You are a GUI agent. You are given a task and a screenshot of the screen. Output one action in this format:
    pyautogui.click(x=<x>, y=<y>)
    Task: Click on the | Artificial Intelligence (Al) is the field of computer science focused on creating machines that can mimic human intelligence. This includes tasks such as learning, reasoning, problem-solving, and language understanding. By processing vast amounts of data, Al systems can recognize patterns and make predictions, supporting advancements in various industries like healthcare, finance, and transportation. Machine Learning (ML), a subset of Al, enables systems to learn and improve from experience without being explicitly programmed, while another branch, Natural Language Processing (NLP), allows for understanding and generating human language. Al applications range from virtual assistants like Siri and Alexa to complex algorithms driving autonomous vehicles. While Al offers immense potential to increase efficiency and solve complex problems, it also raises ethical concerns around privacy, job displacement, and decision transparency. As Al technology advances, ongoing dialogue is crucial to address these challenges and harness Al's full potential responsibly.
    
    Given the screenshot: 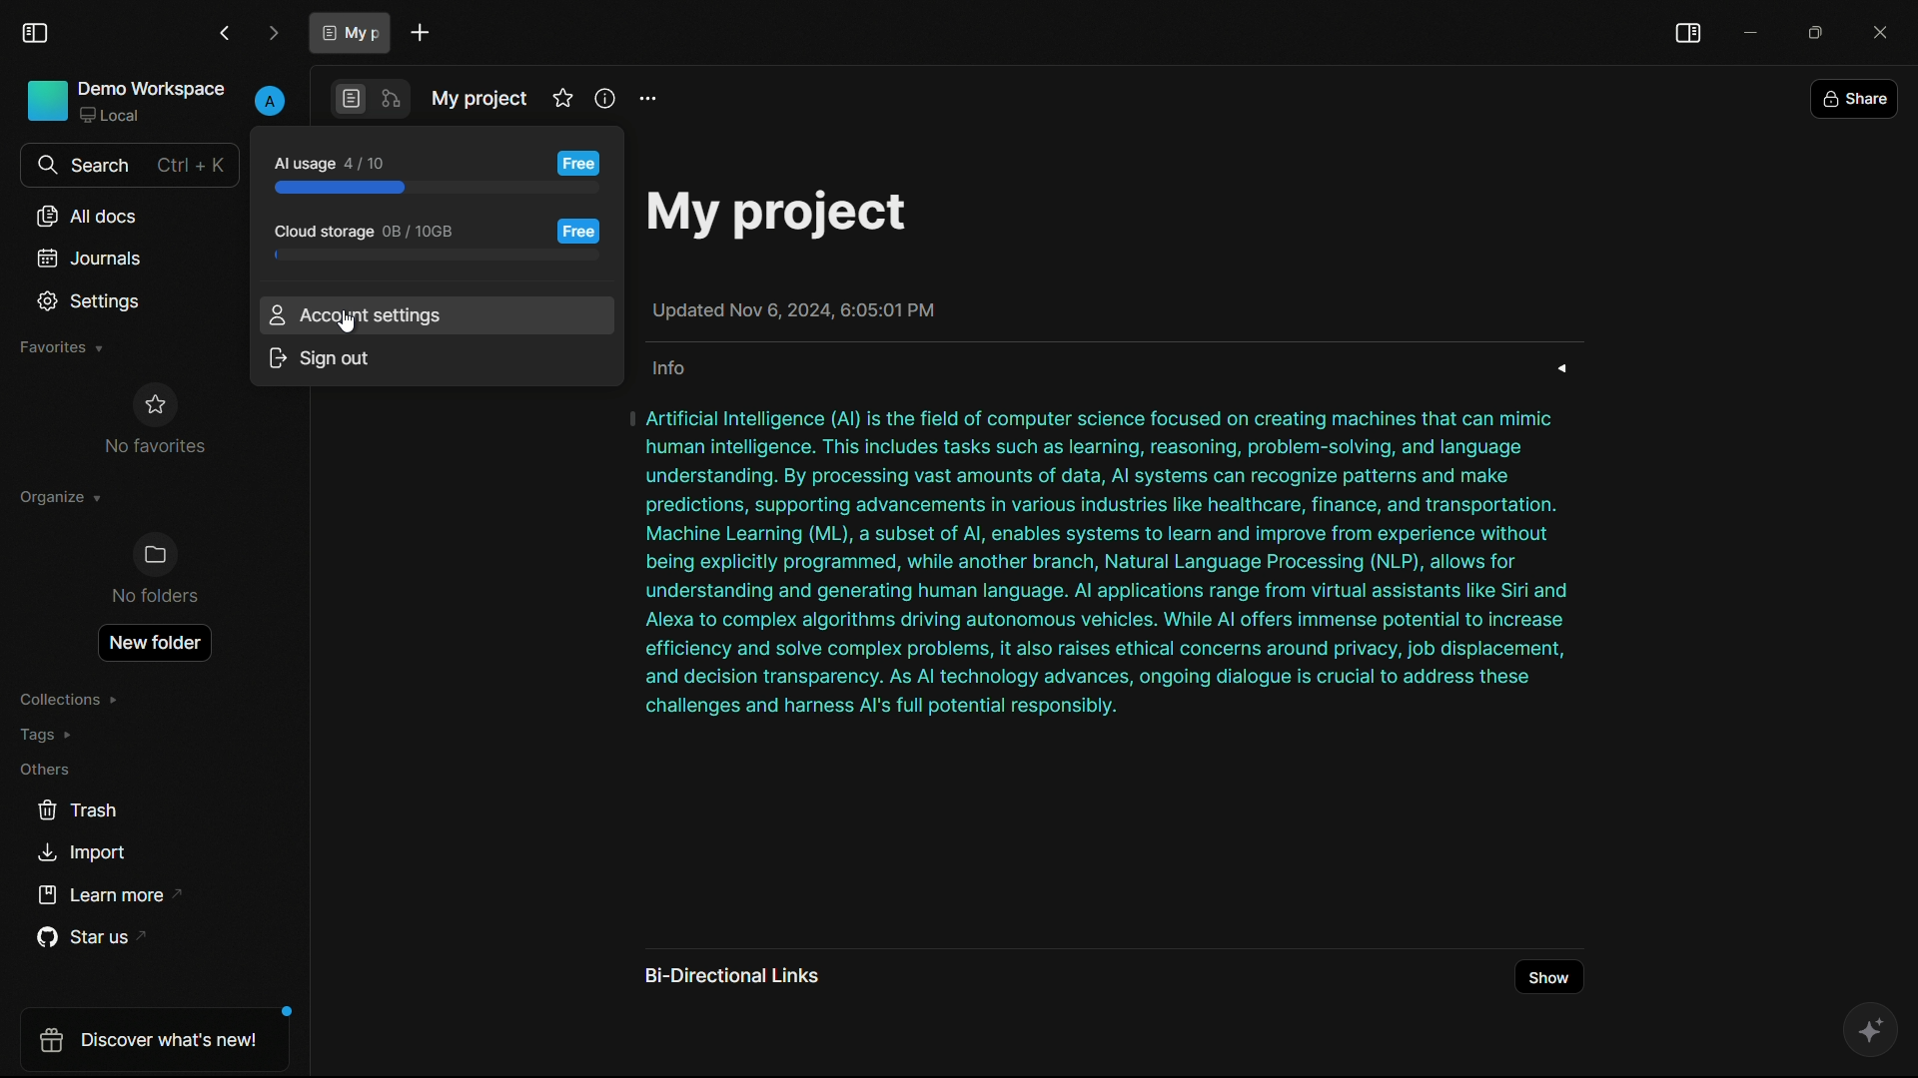 What is the action you would take?
    pyautogui.click(x=1118, y=574)
    